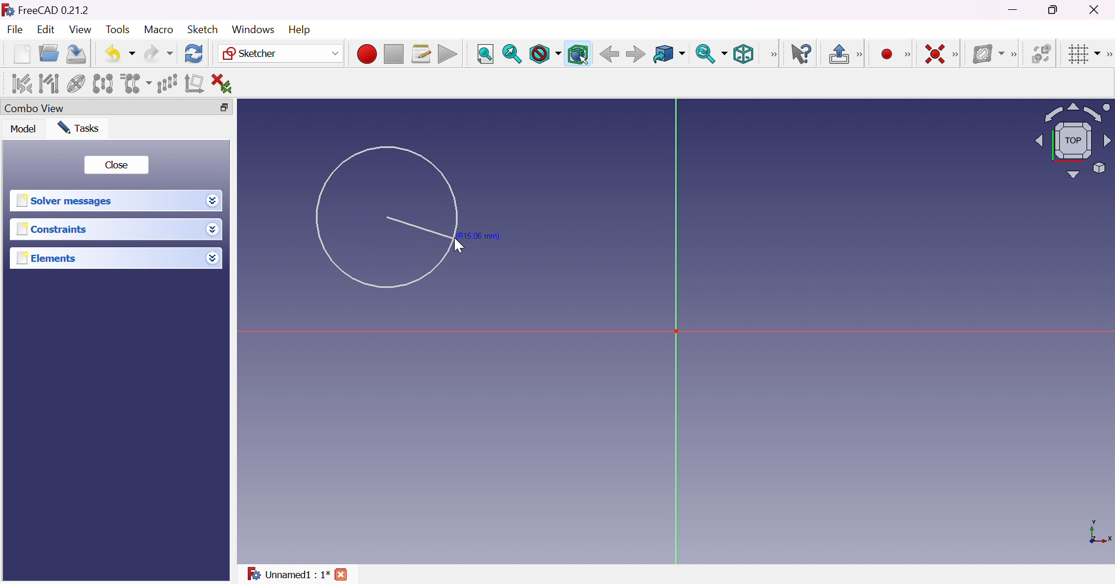 The width and height of the screenshot is (1115, 584). I want to click on Isometric, so click(743, 55).